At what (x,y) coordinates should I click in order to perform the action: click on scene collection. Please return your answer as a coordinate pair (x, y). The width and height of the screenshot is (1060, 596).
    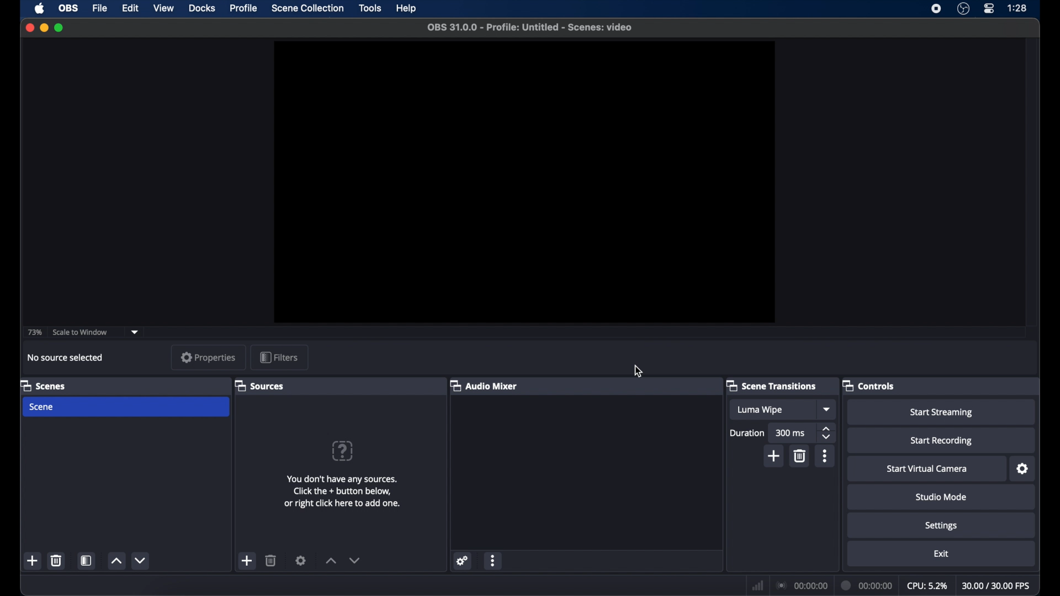
    Looking at the image, I should click on (307, 9).